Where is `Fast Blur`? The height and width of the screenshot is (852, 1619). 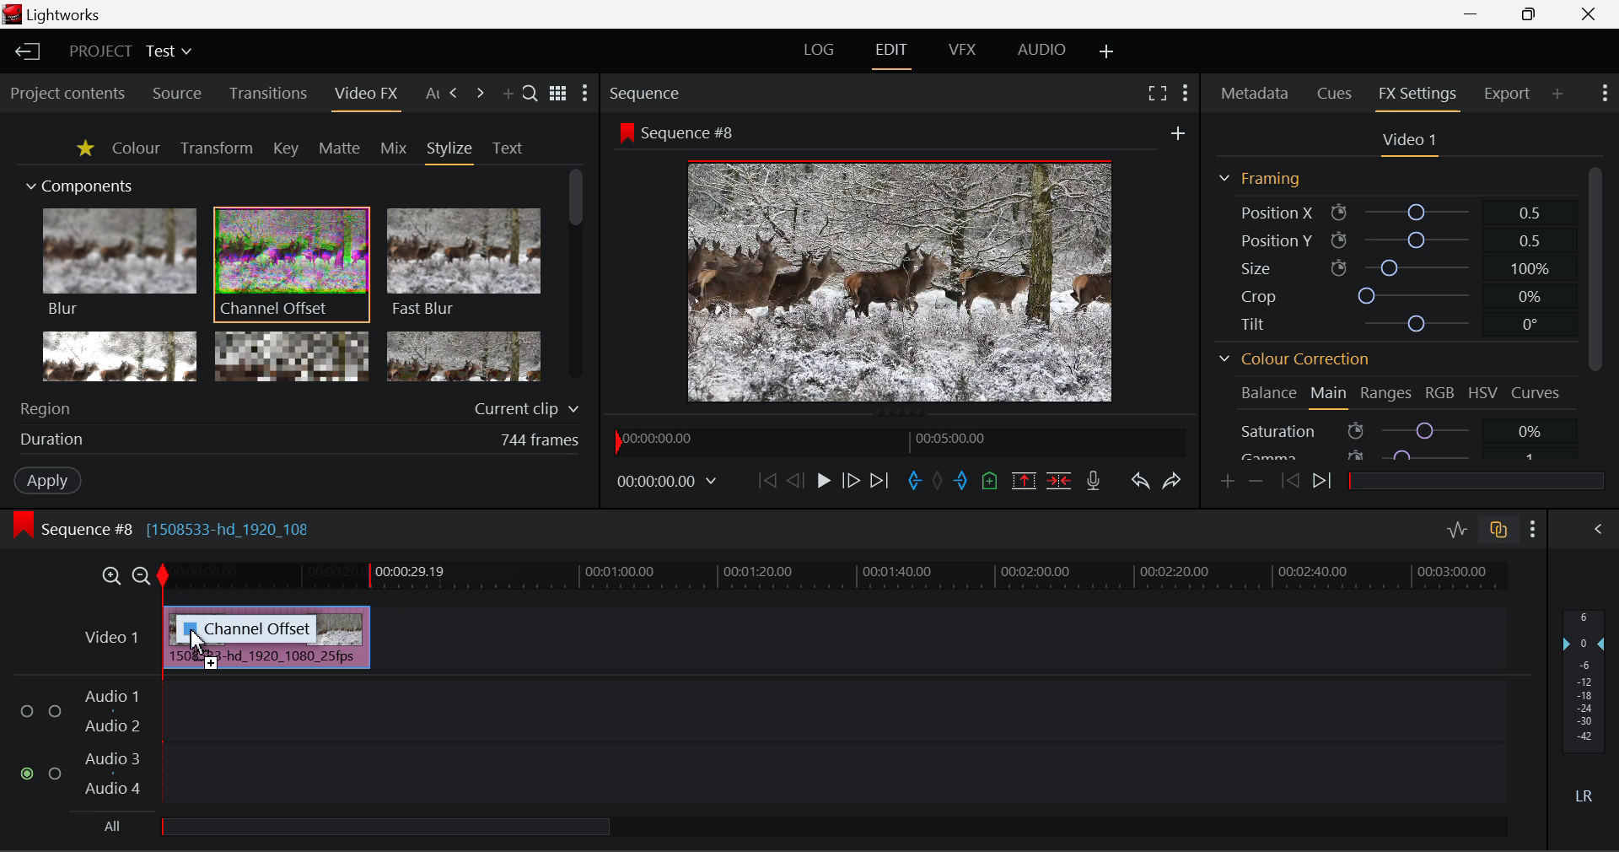 Fast Blur is located at coordinates (465, 263).